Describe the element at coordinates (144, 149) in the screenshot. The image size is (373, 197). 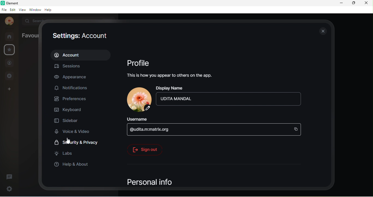
I see `sign out` at that location.